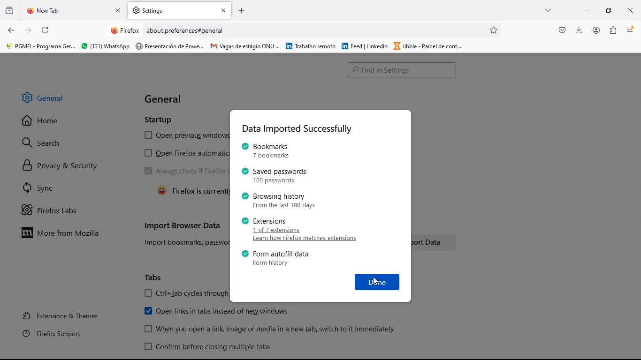  Describe the element at coordinates (183, 135) in the screenshot. I see `open previous windows and tabs` at that location.